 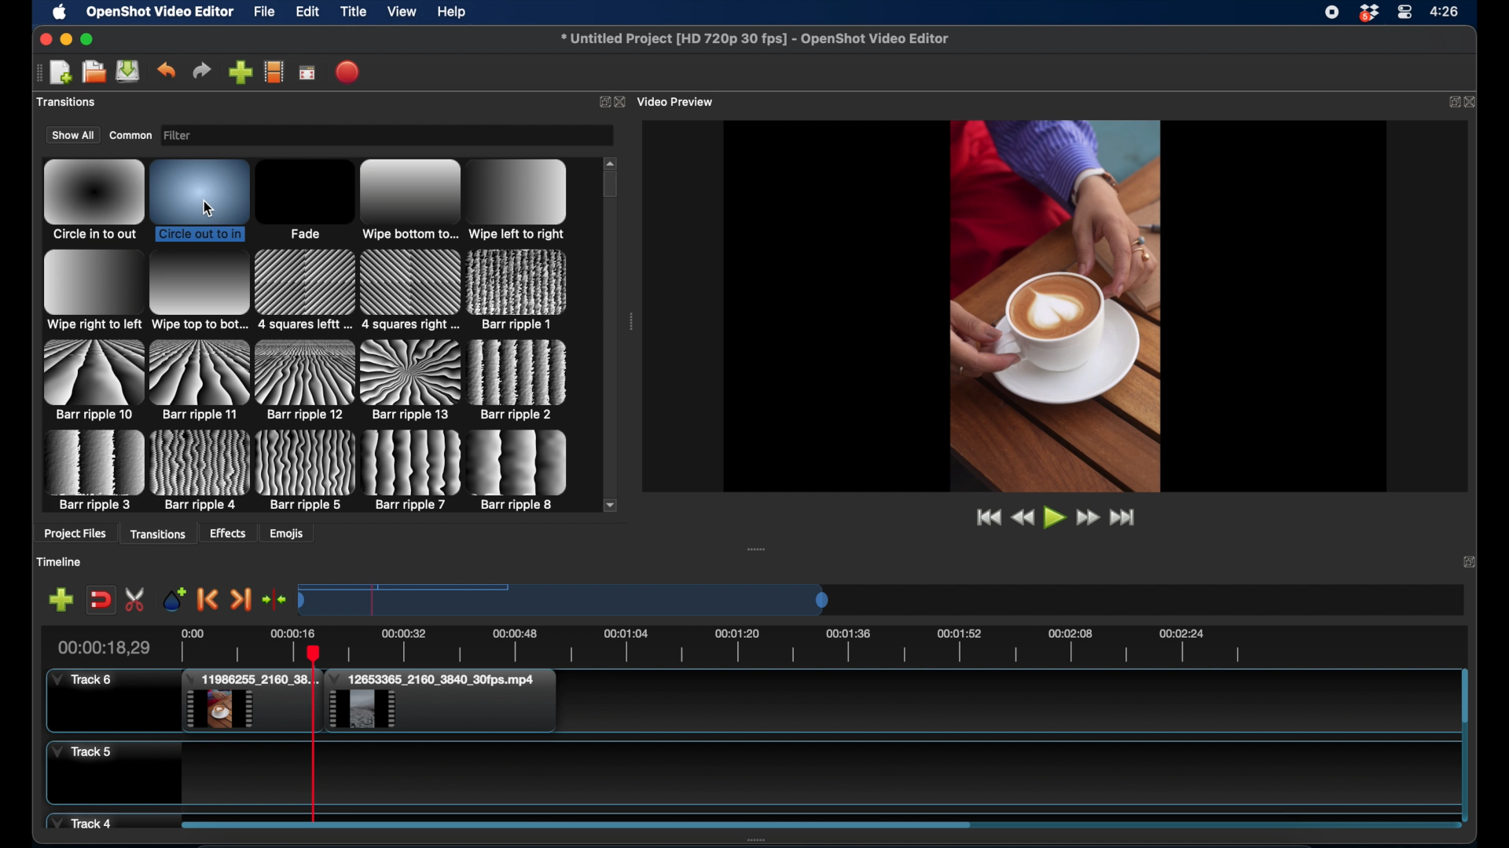 What do you see at coordinates (274, 71) in the screenshot?
I see `choose profile` at bounding box center [274, 71].